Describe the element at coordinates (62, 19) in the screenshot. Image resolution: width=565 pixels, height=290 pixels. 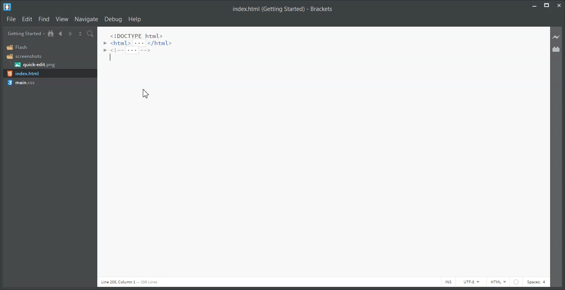
I see `View` at that location.